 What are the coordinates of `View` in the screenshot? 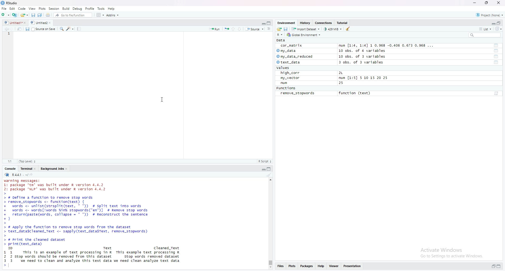 It's located at (32, 8).